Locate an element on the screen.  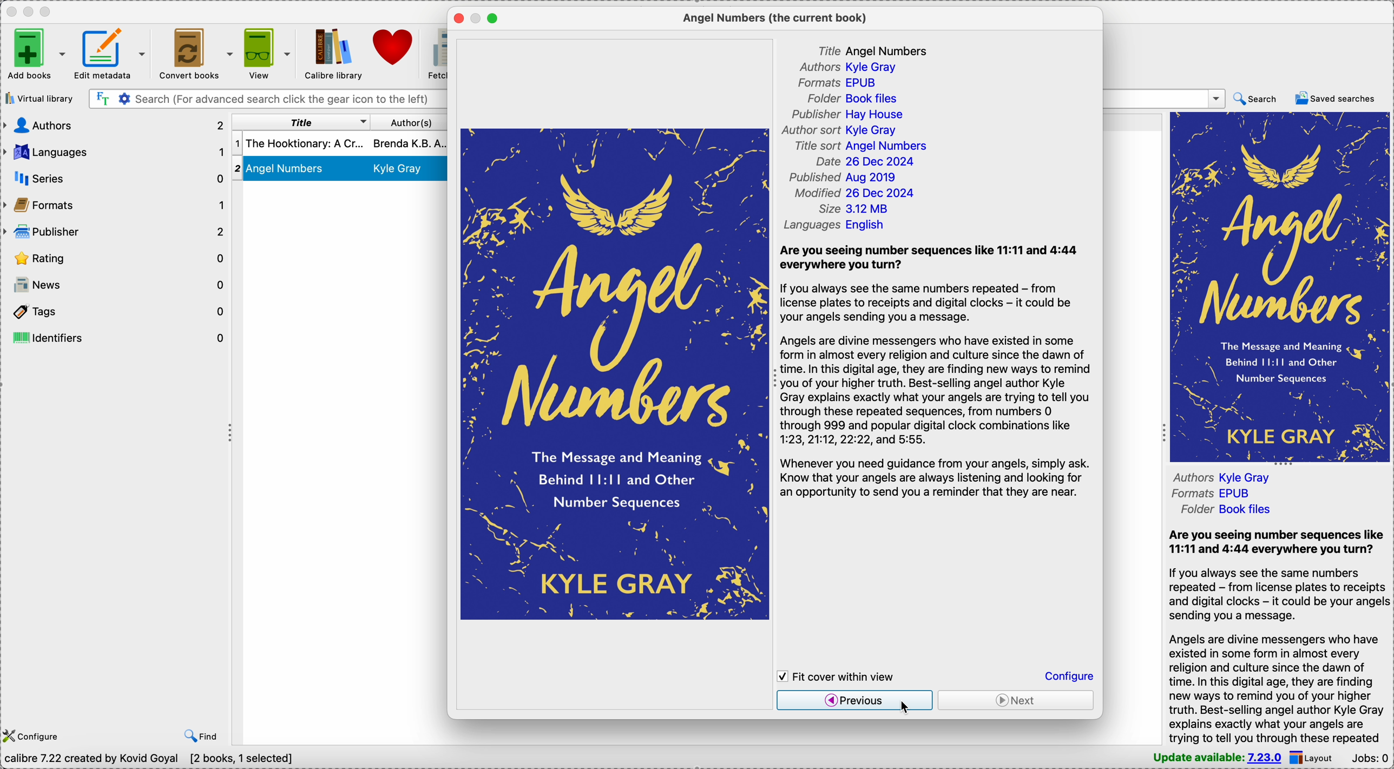
authors is located at coordinates (1261, 476).